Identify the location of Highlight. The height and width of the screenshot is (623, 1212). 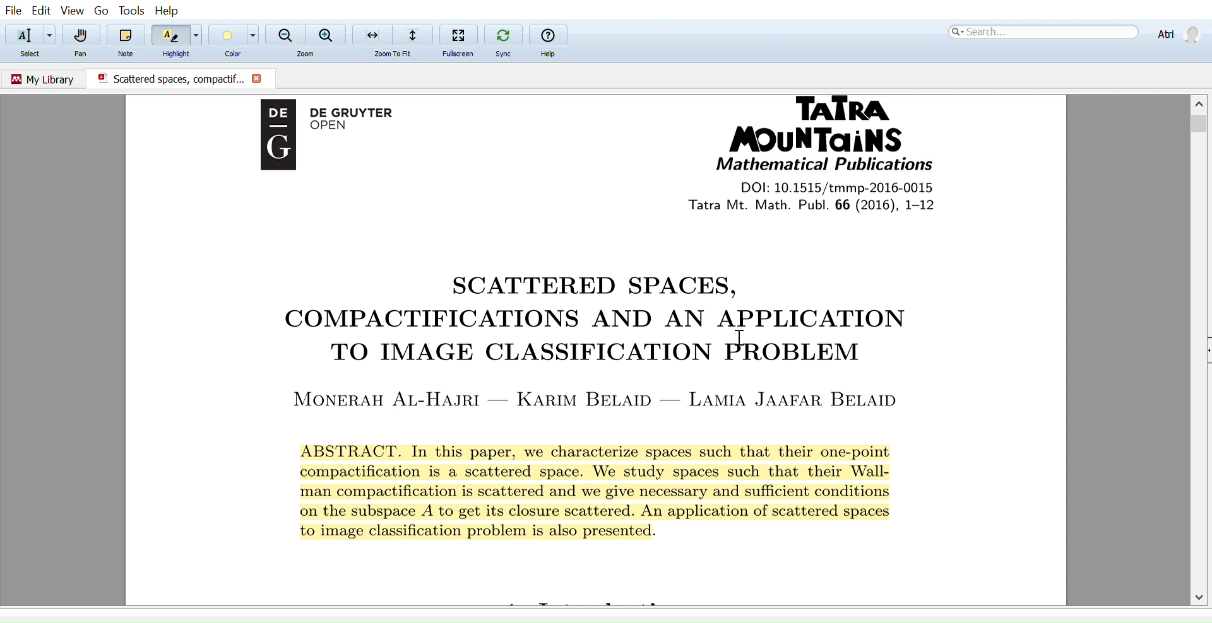
(170, 35).